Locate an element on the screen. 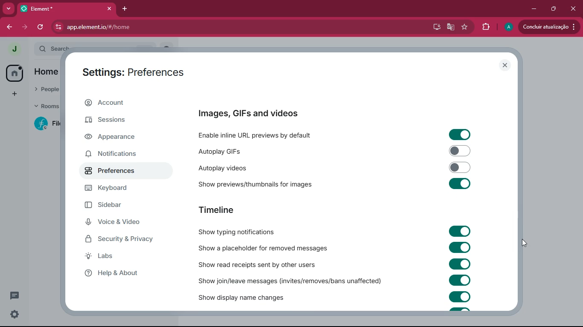 This screenshot has height=327, width=583. profile picture is located at coordinates (14, 49).